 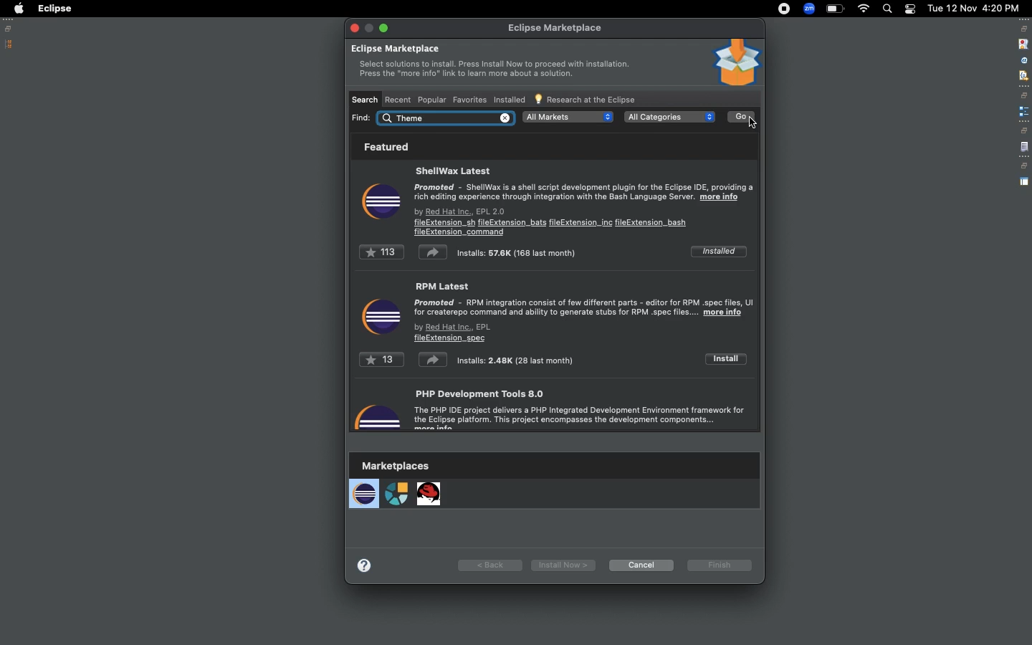 What do you see at coordinates (864, 10) in the screenshot?
I see `Internet` at bounding box center [864, 10].